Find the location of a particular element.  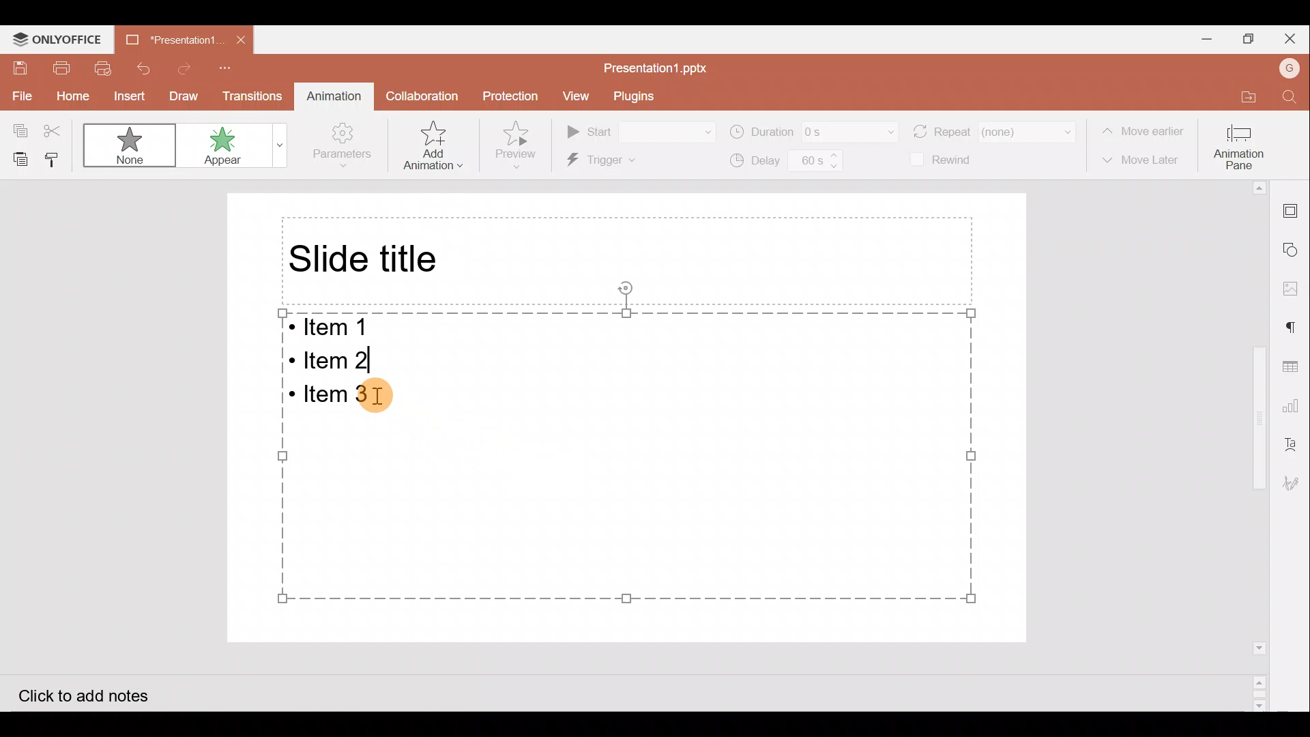

Duration is located at coordinates (813, 130).